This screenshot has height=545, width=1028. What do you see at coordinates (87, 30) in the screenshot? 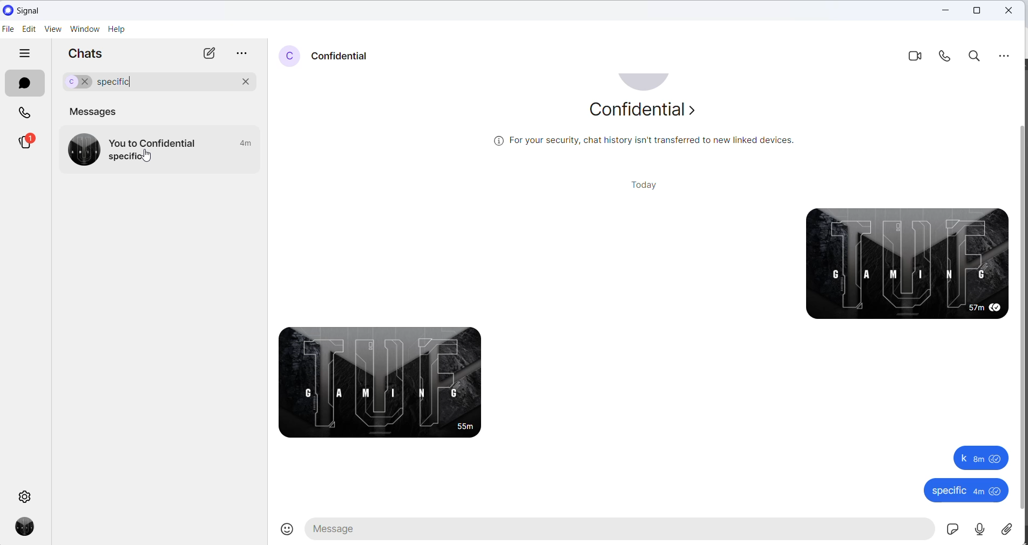
I see `window` at bounding box center [87, 30].